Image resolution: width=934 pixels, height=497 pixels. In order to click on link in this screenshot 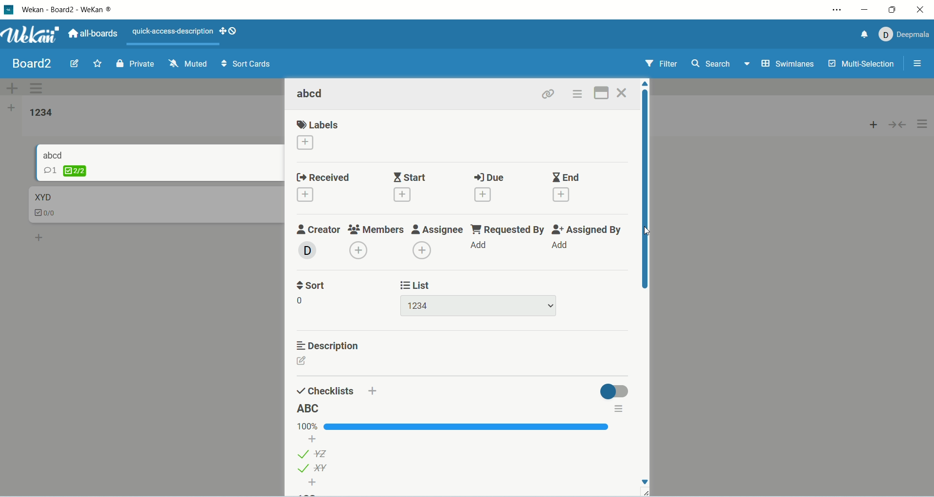, I will do `click(550, 94)`.